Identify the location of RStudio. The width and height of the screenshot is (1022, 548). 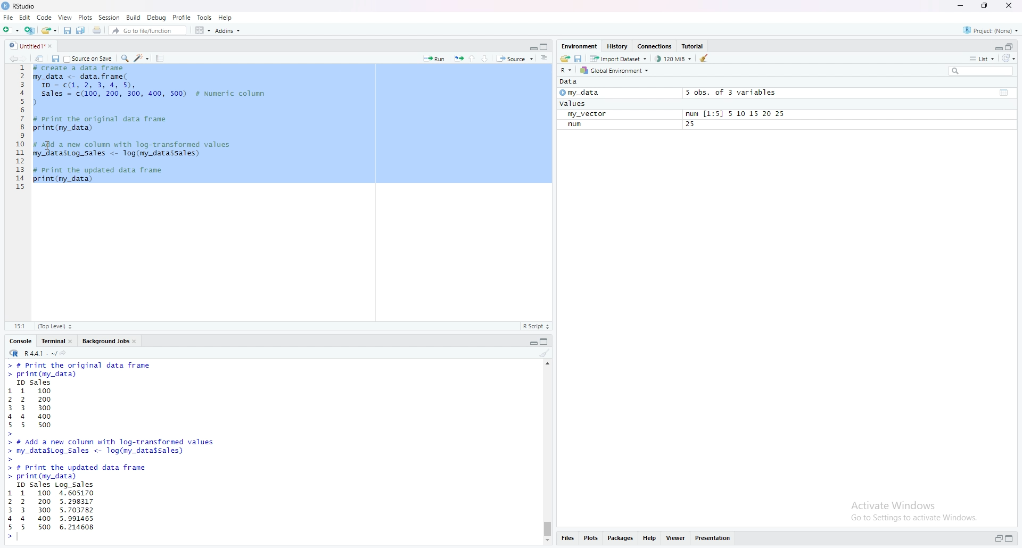
(46, 6).